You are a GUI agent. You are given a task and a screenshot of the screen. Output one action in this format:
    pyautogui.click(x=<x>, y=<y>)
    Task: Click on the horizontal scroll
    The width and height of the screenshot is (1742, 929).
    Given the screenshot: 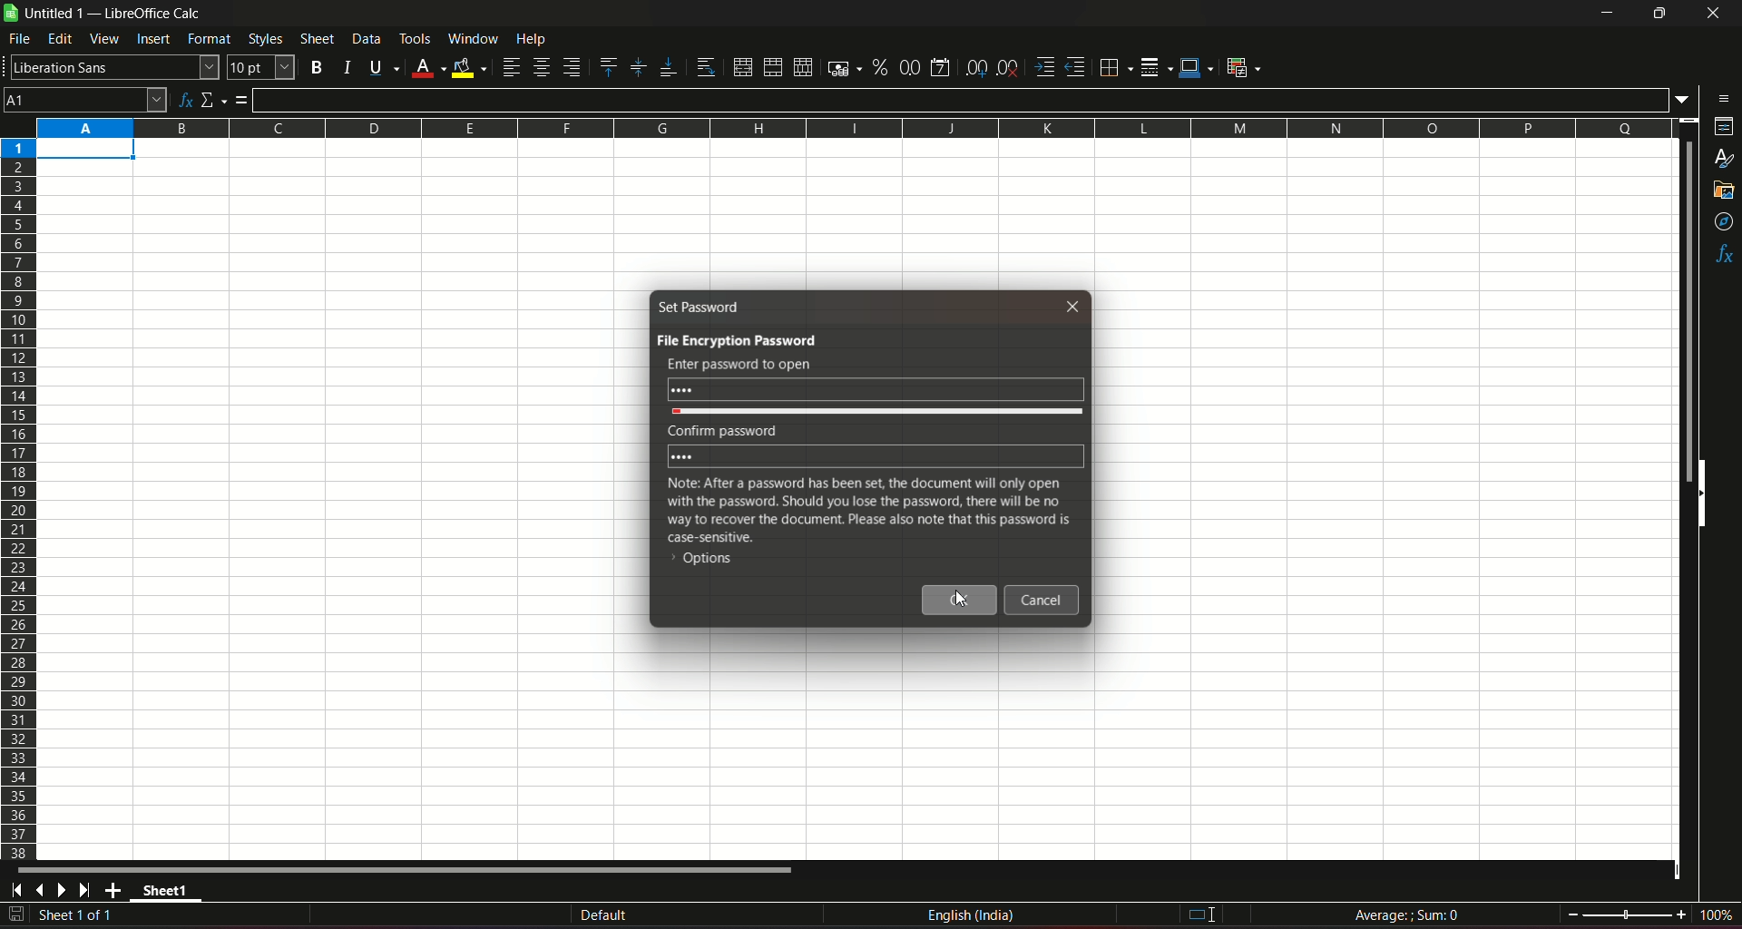 What is the action you would take?
    pyautogui.click(x=410, y=870)
    